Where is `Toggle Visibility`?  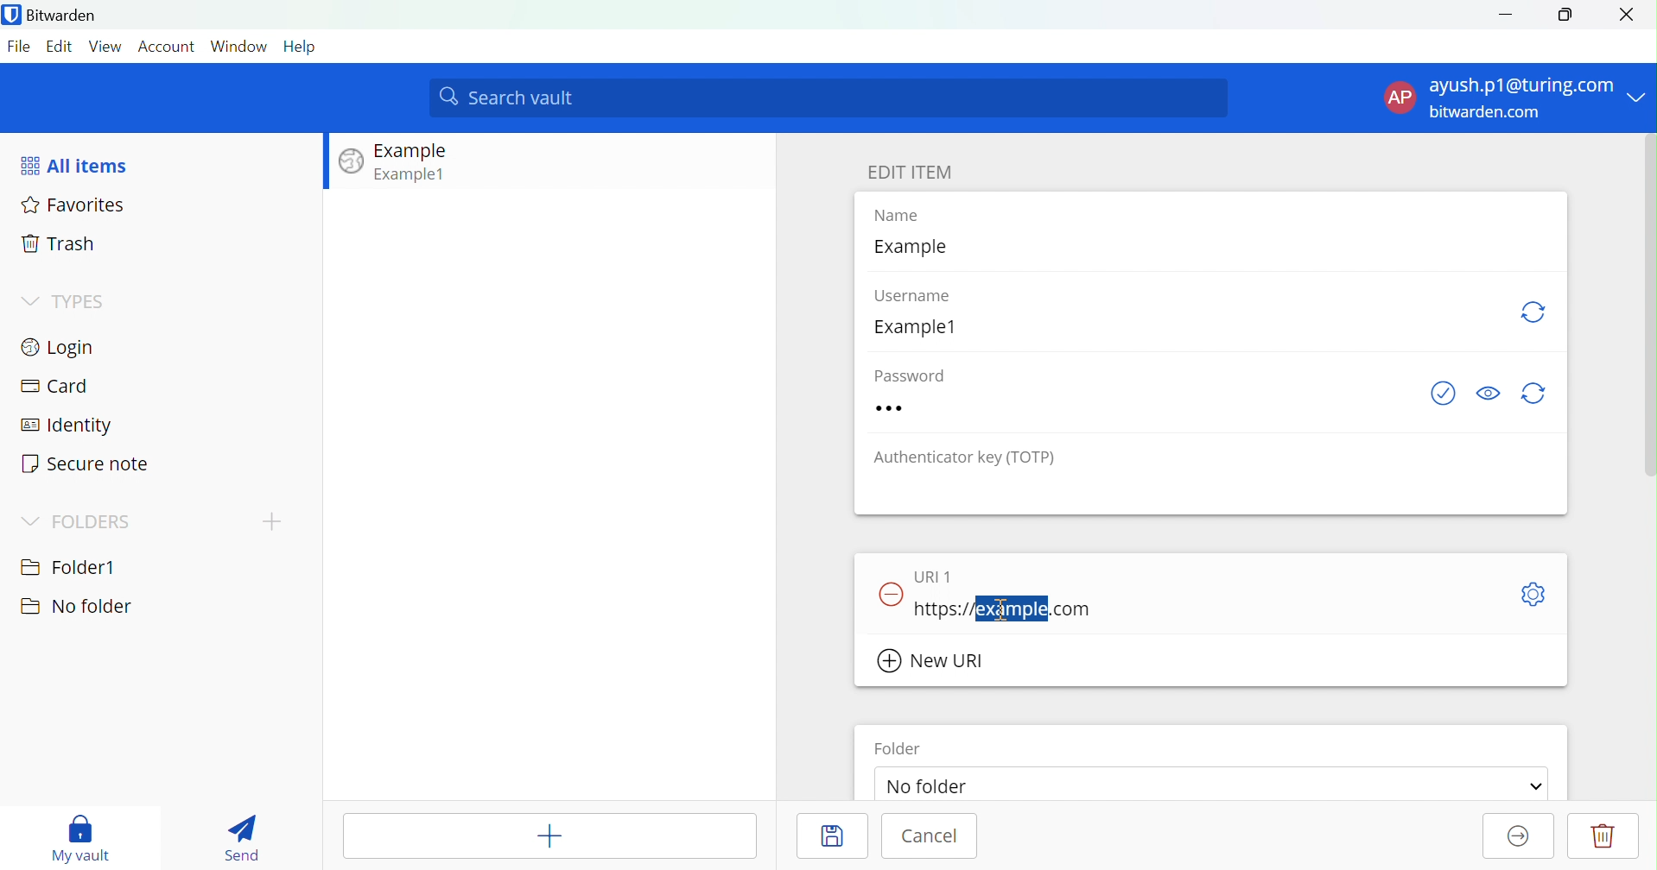 Toggle Visibility is located at coordinates (1489, 392).